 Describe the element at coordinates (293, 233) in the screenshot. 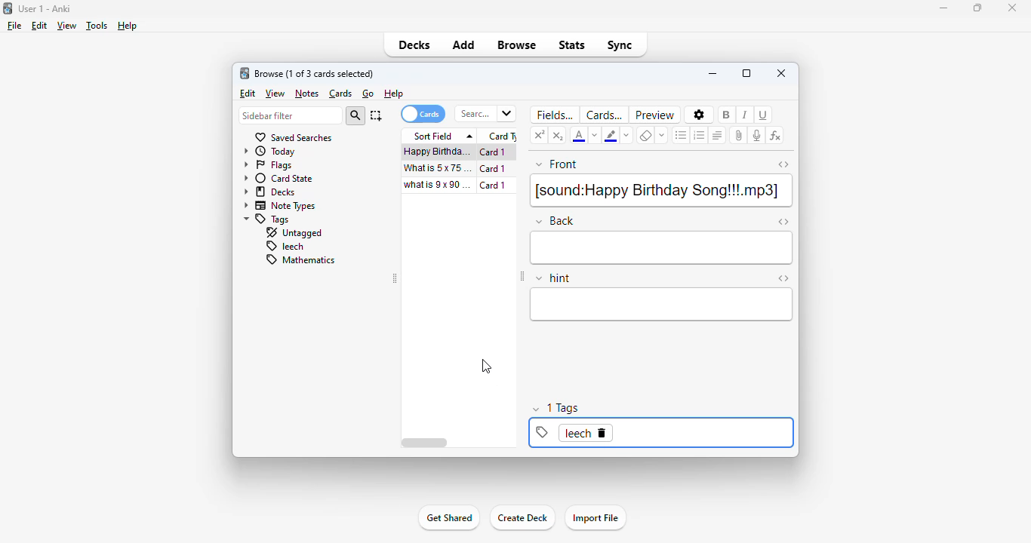

I see `untagged` at that location.